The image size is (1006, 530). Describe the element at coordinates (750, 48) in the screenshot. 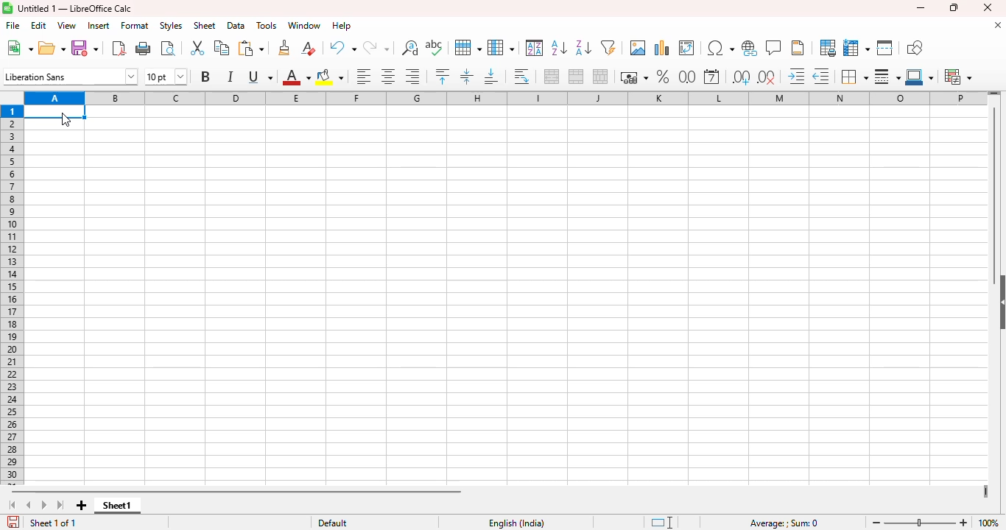

I see `insert hyperlink` at that location.